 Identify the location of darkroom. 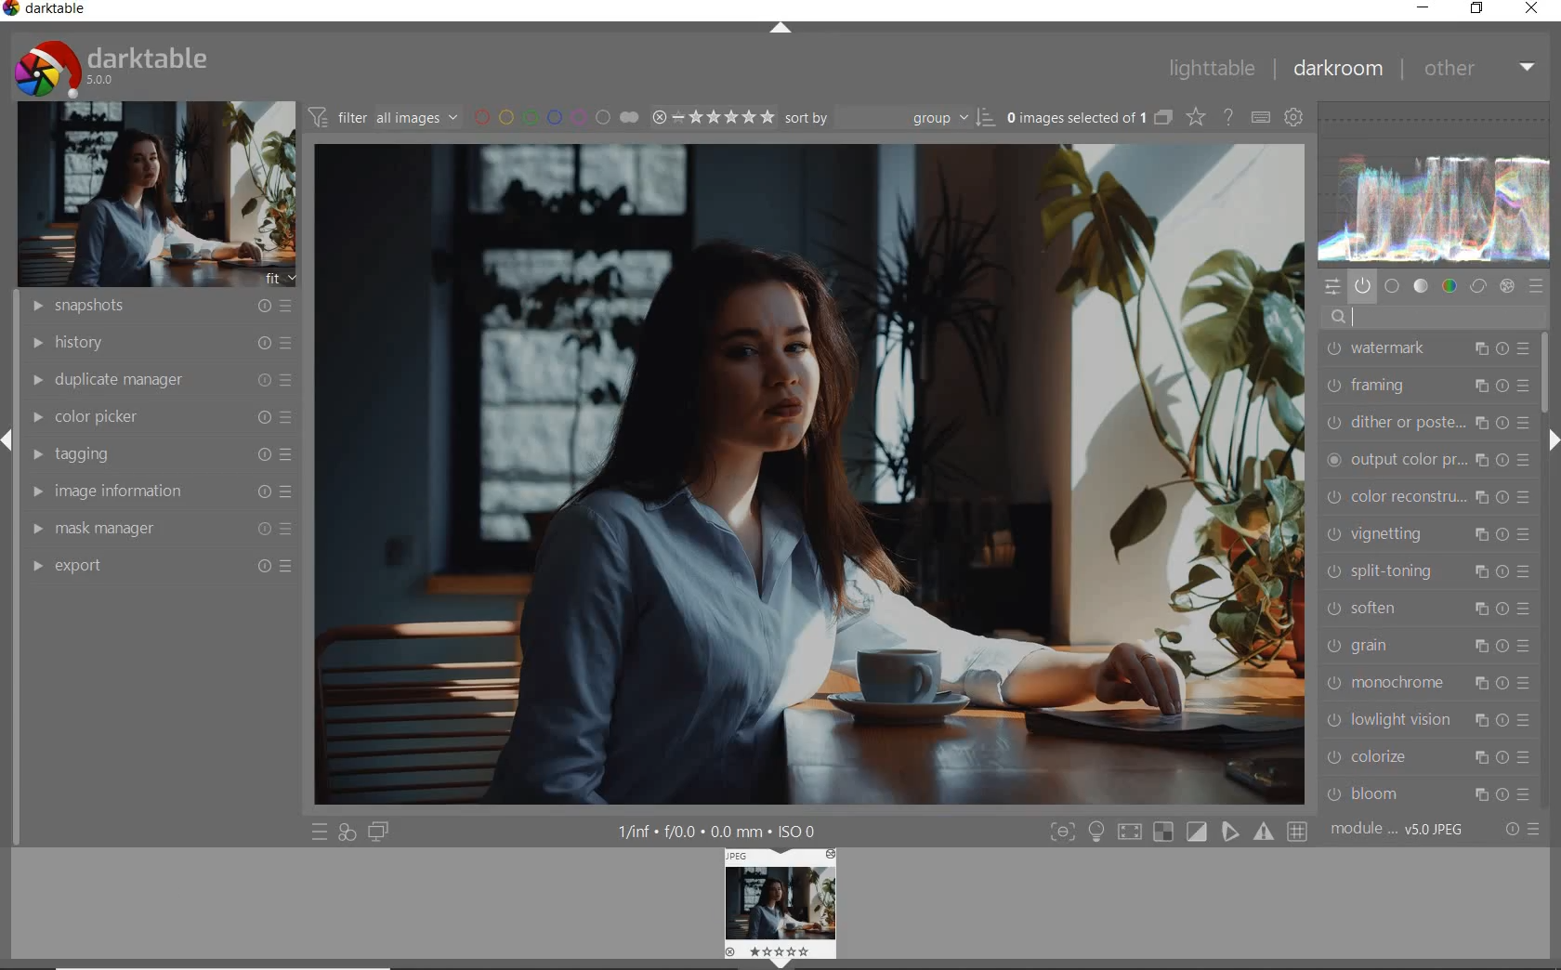
(1336, 70).